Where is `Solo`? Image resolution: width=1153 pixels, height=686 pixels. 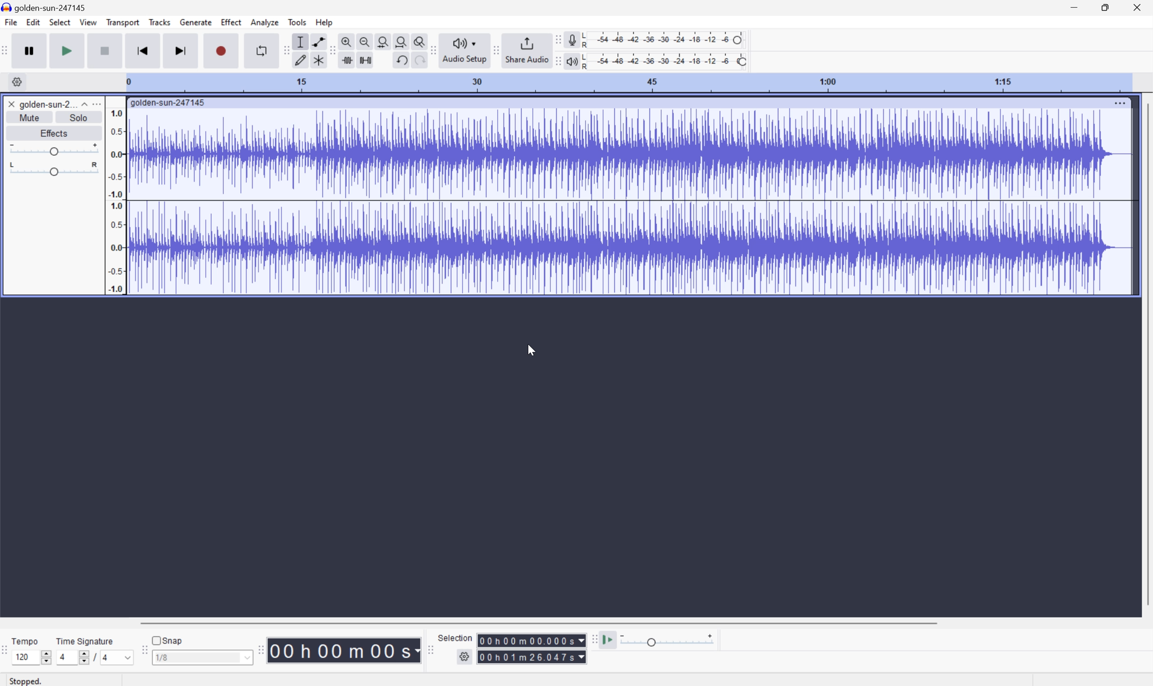
Solo is located at coordinates (79, 117).